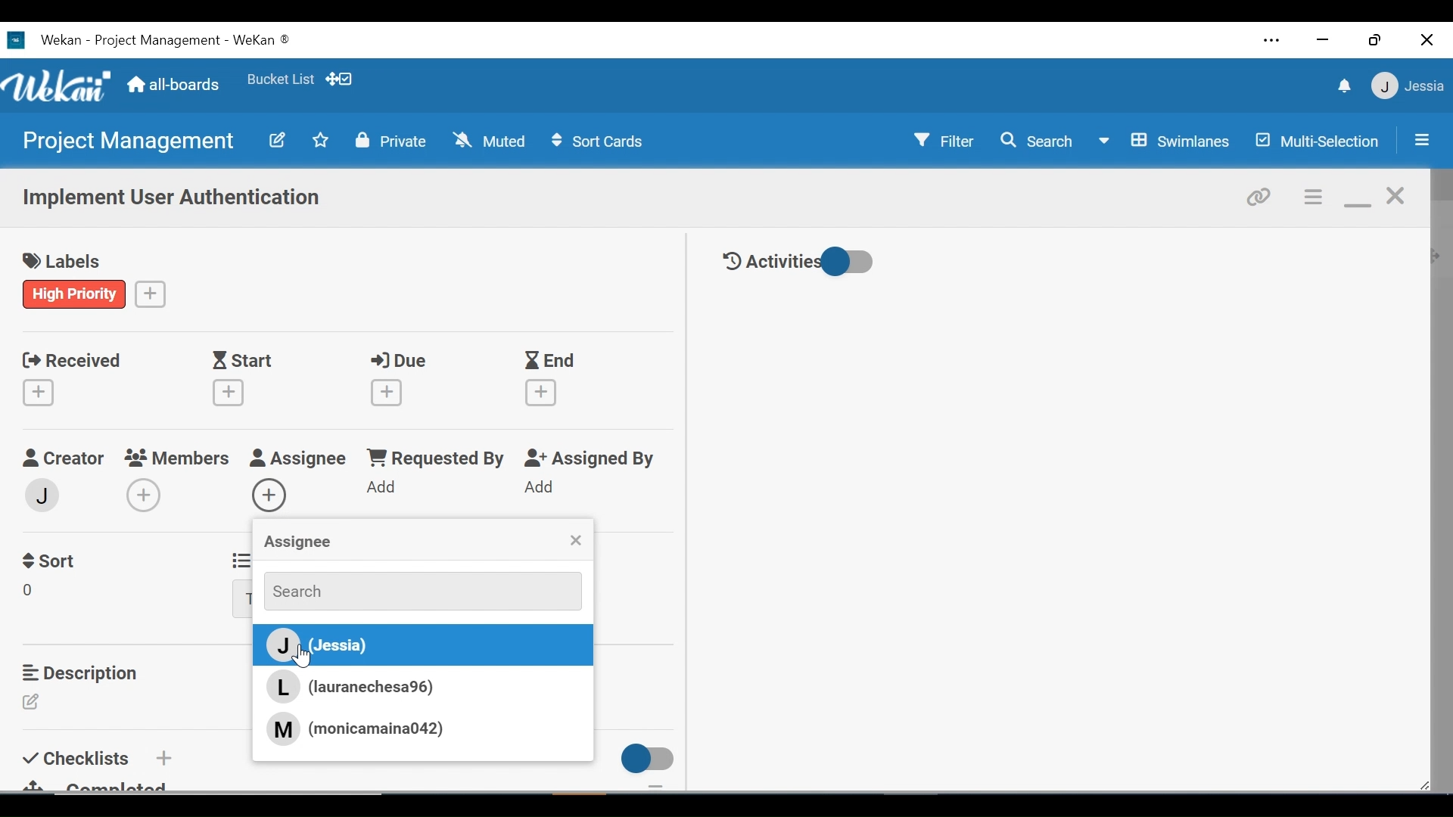 This screenshot has width=1453, height=817. What do you see at coordinates (1428, 39) in the screenshot?
I see `Close` at bounding box center [1428, 39].